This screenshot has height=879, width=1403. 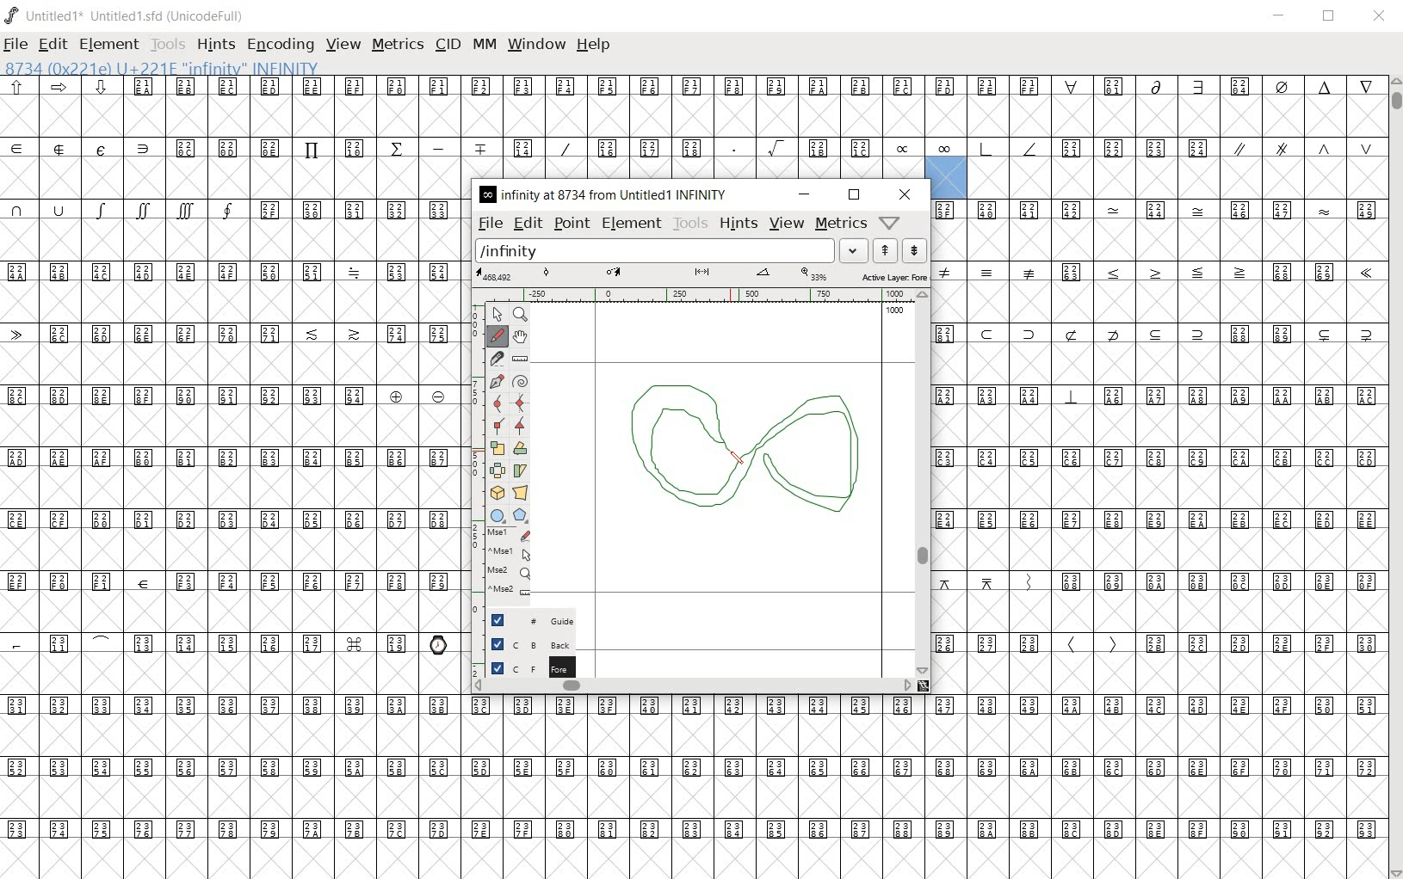 What do you see at coordinates (1280, 16) in the screenshot?
I see `minimize` at bounding box center [1280, 16].